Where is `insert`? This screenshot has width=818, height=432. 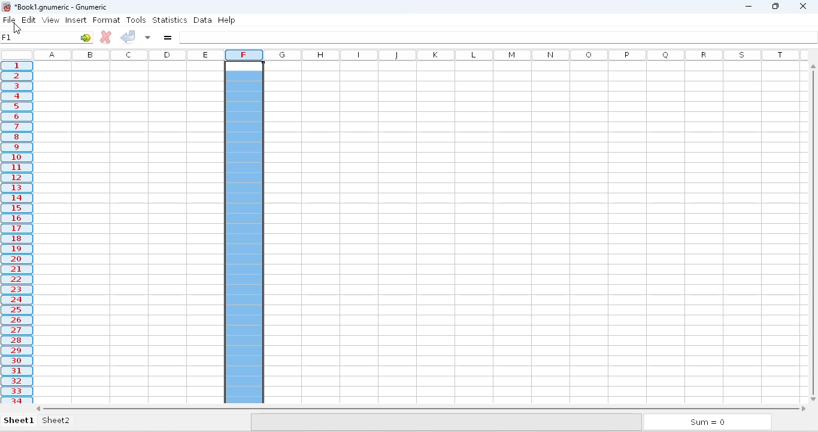
insert is located at coordinates (76, 20).